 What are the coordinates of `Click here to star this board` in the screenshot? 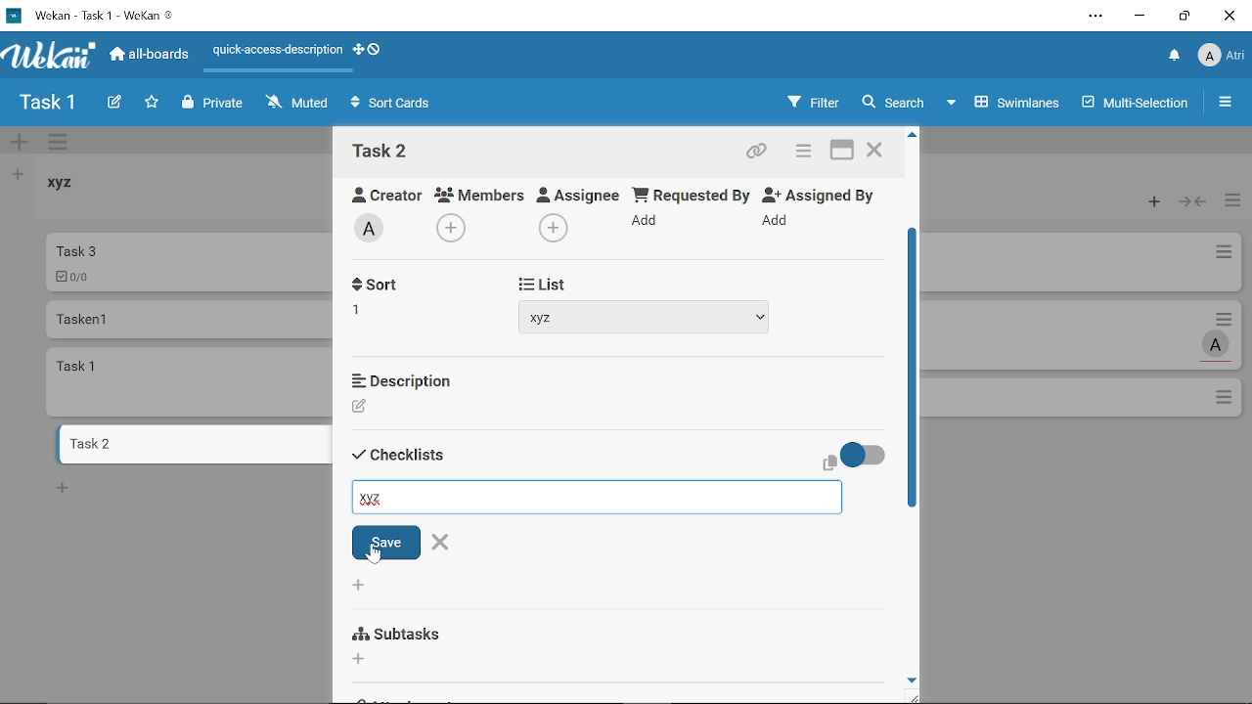 It's located at (152, 104).